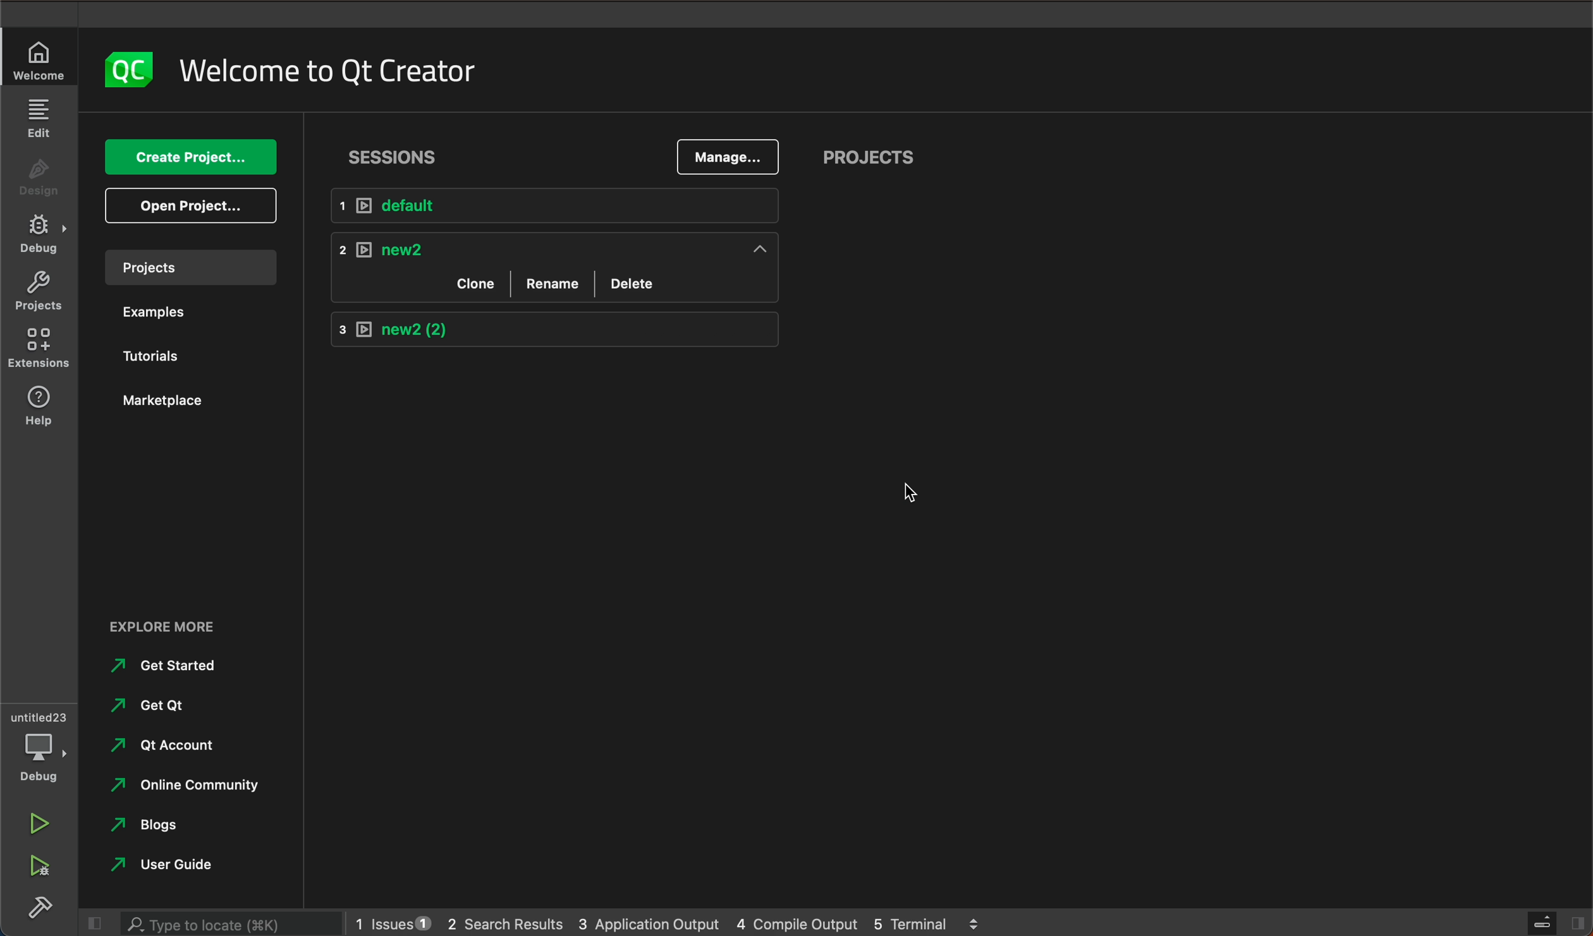 This screenshot has height=936, width=1593. What do you see at coordinates (554, 282) in the screenshot?
I see `rename` at bounding box center [554, 282].